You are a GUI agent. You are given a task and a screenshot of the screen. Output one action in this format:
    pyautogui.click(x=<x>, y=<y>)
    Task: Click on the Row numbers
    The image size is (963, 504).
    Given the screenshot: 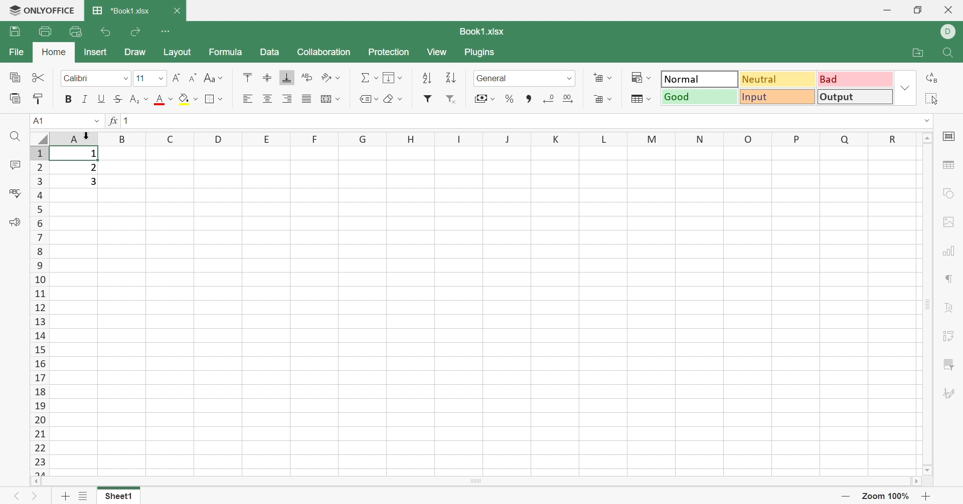 What is the action you would take?
    pyautogui.click(x=40, y=312)
    